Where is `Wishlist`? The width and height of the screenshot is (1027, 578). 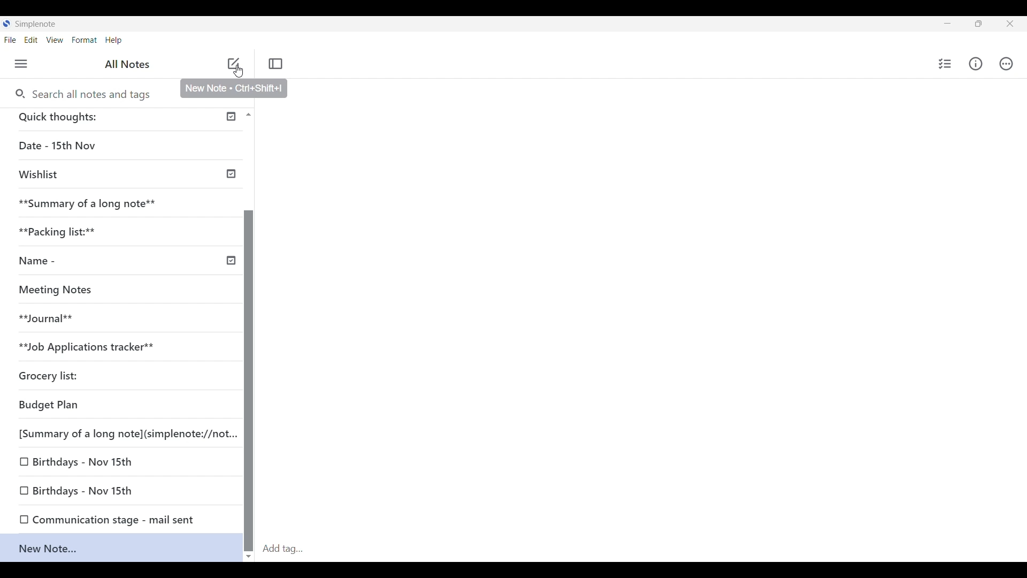
Wishlist is located at coordinates (124, 174).